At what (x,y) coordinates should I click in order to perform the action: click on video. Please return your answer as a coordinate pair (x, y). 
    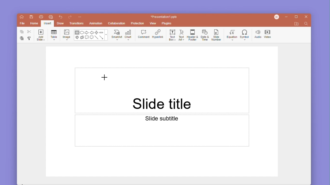
    Looking at the image, I should click on (268, 33).